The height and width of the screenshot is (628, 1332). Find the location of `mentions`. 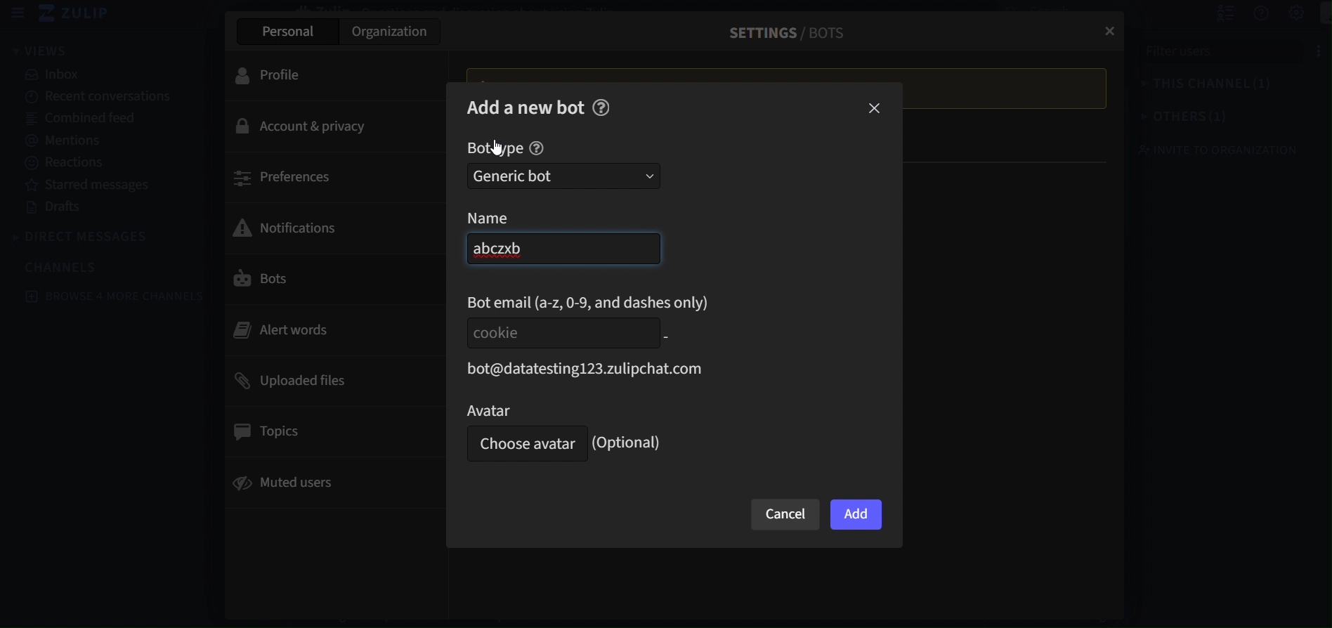

mentions is located at coordinates (104, 138).